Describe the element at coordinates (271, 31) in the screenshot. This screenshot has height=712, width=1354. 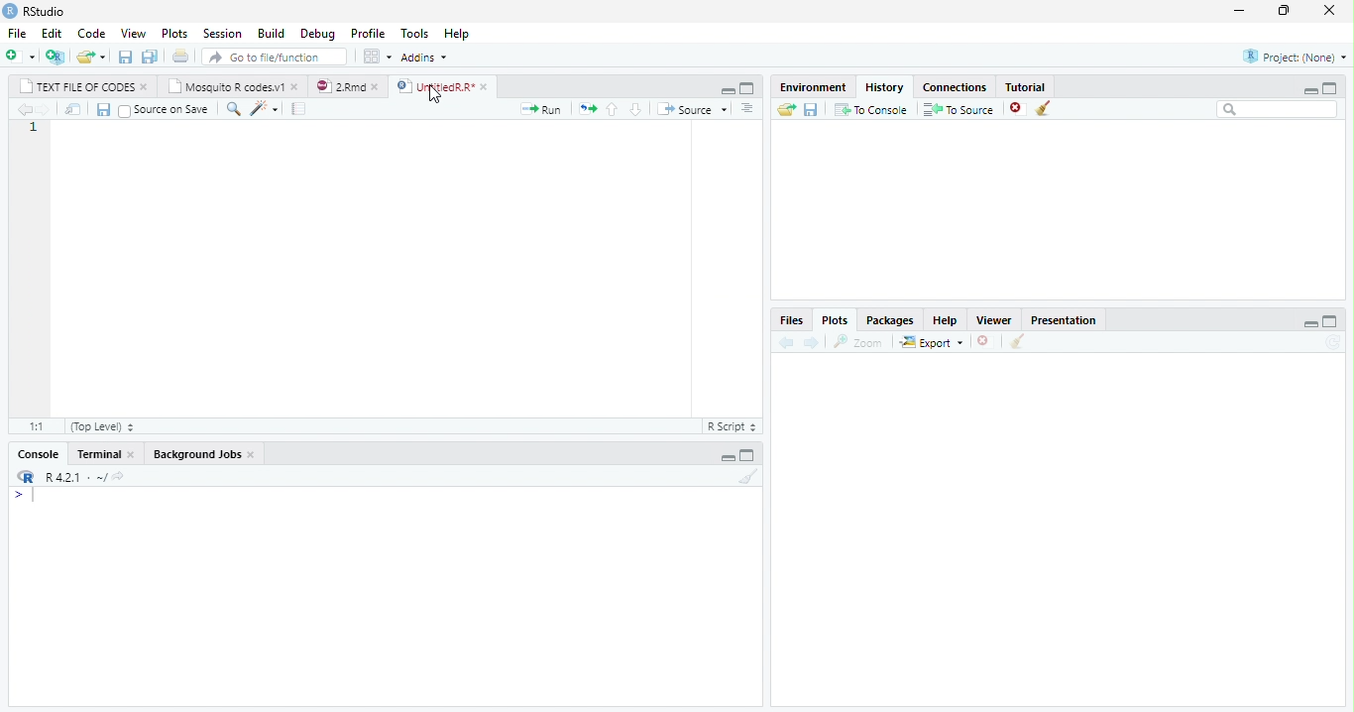
I see `build` at that location.